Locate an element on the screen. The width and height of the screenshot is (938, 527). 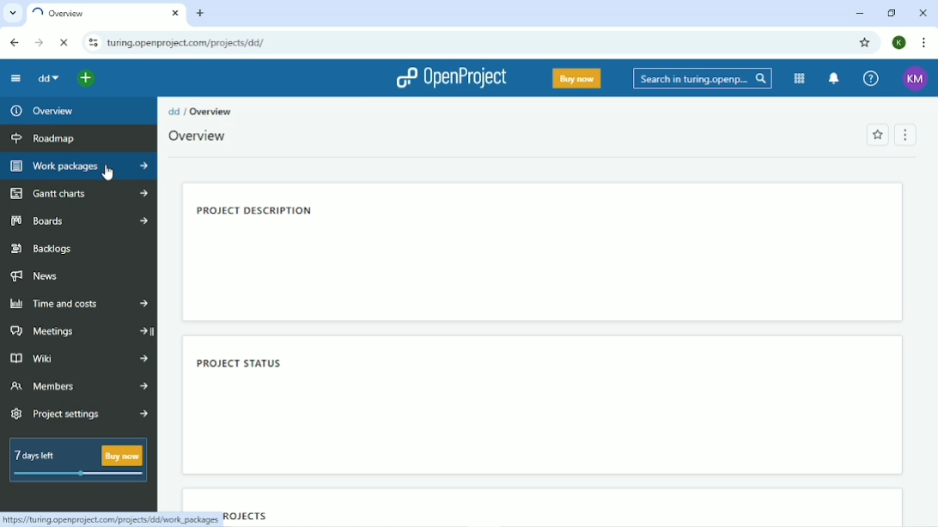
Site is located at coordinates (189, 42).